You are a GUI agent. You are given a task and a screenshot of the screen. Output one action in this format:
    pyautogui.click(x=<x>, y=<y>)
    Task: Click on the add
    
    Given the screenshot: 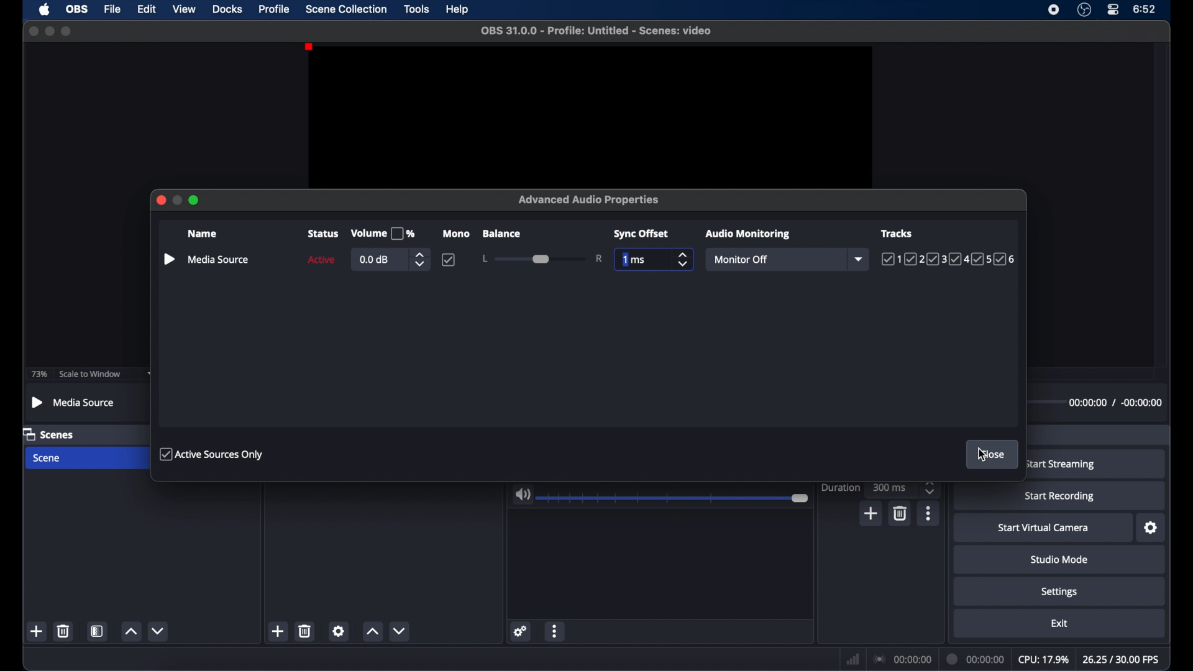 What is the action you would take?
    pyautogui.click(x=872, y=514)
    